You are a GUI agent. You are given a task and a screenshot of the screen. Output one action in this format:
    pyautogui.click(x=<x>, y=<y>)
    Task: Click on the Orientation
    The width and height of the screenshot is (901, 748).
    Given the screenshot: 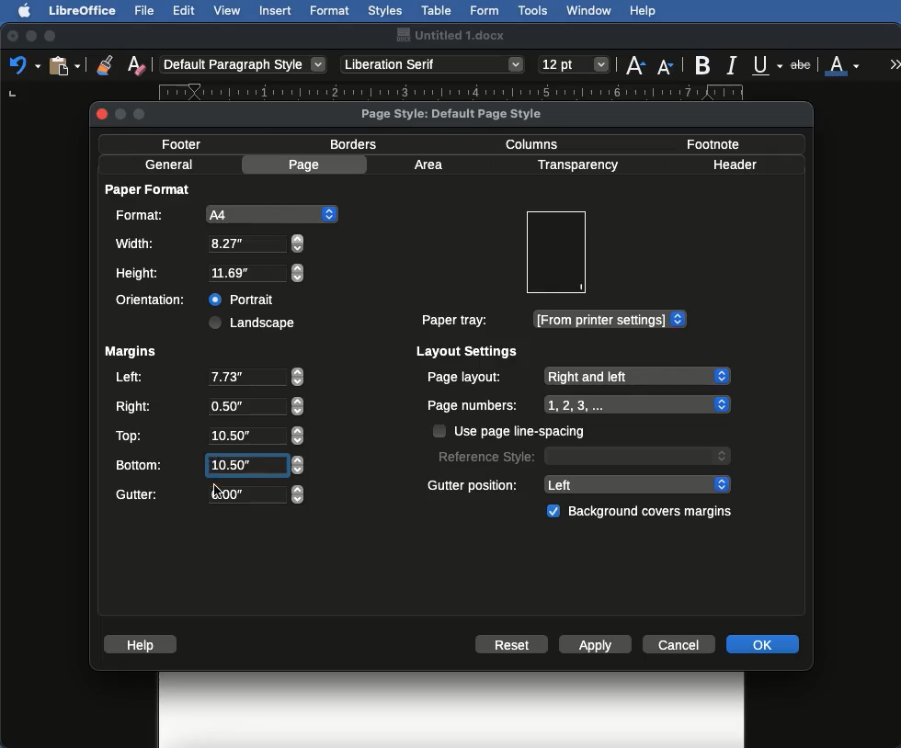 What is the action you would take?
    pyautogui.click(x=154, y=300)
    